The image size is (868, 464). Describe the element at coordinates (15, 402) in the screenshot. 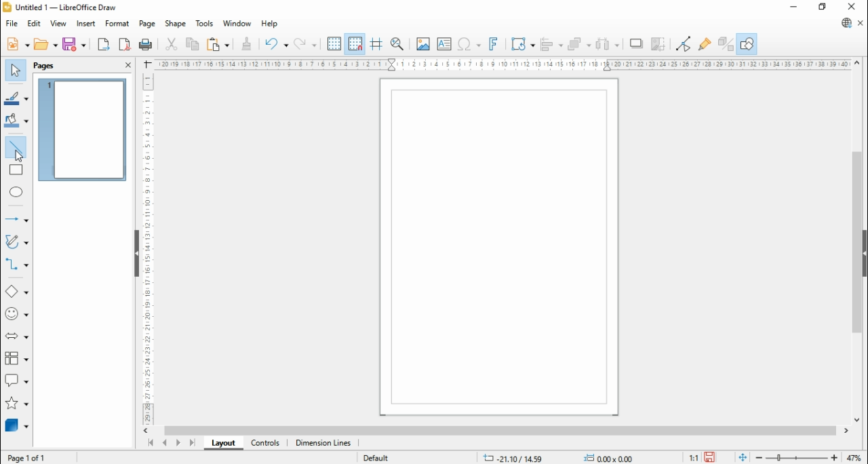

I see `stars and banners` at that location.